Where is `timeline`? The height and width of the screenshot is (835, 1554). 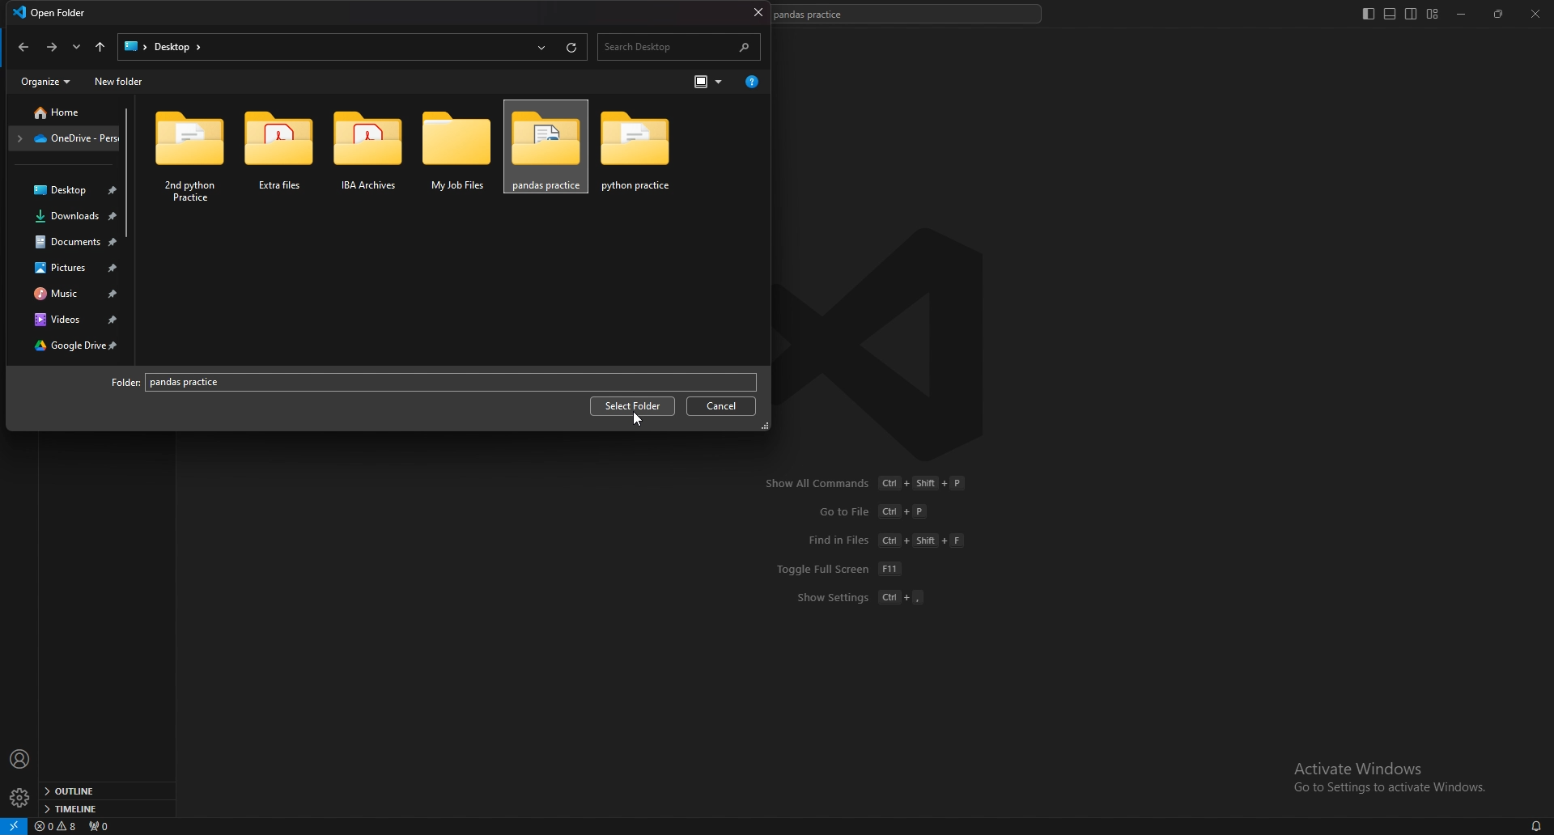
timeline is located at coordinates (104, 807).